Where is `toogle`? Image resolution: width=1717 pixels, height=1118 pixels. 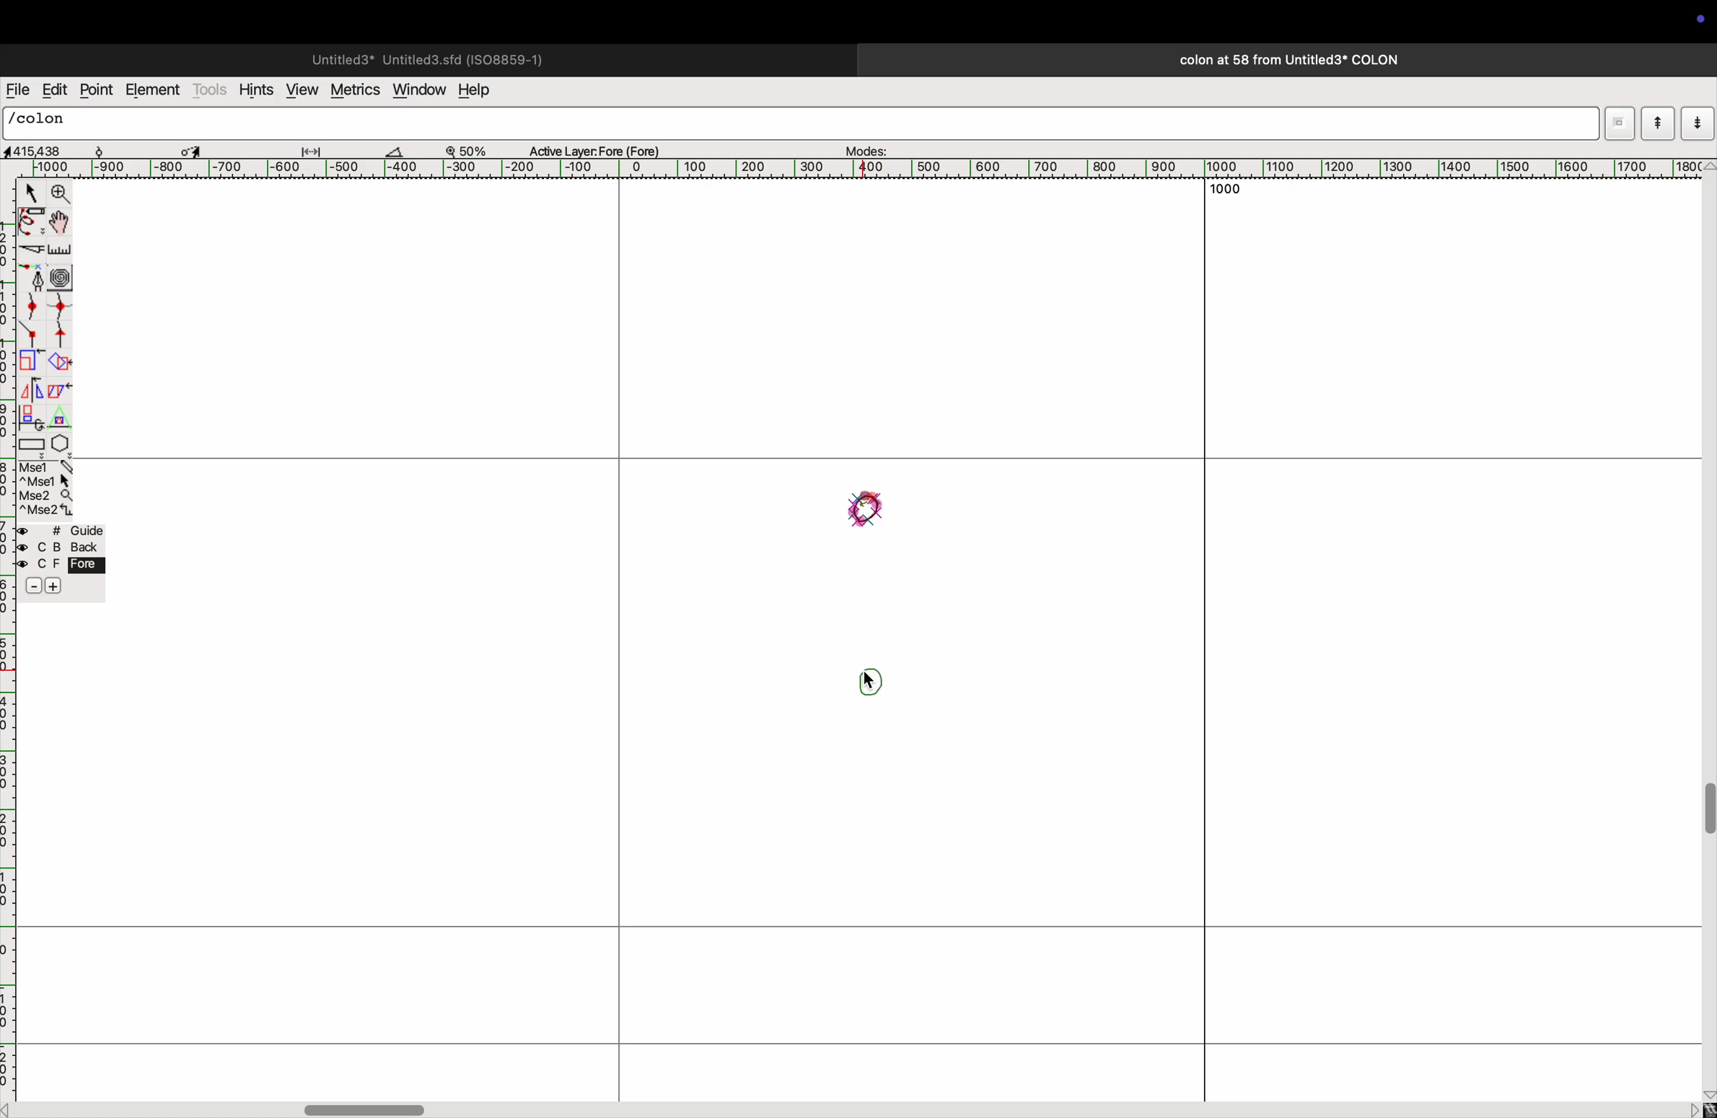 toogle is located at coordinates (59, 224).